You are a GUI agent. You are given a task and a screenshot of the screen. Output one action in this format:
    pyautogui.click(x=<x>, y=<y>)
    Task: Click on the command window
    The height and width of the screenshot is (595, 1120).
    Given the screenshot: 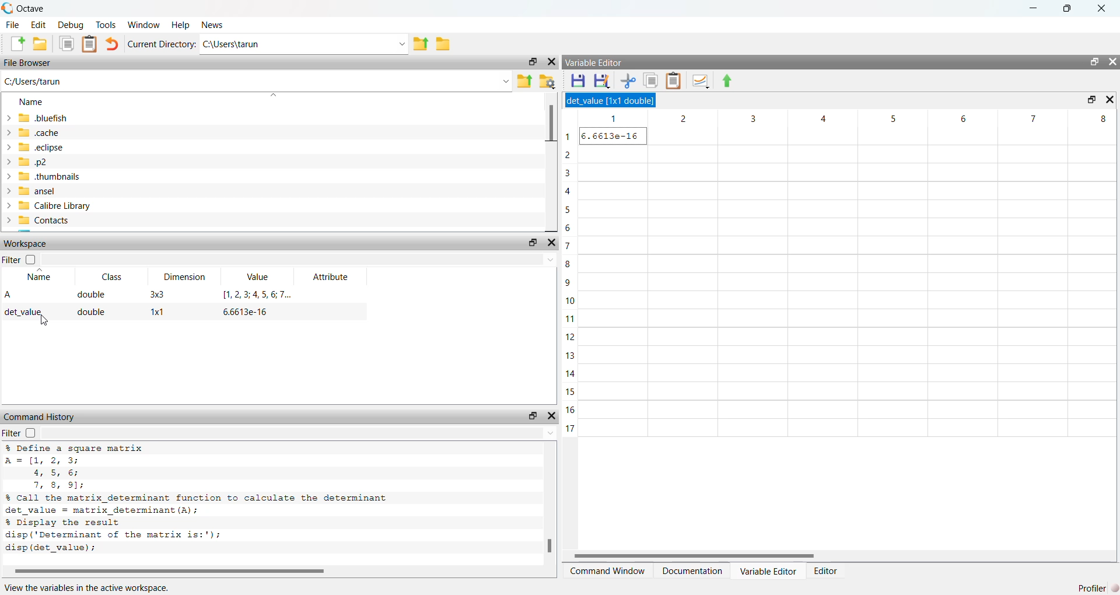 What is the action you would take?
    pyautogui.click(x=604, y=64)
    